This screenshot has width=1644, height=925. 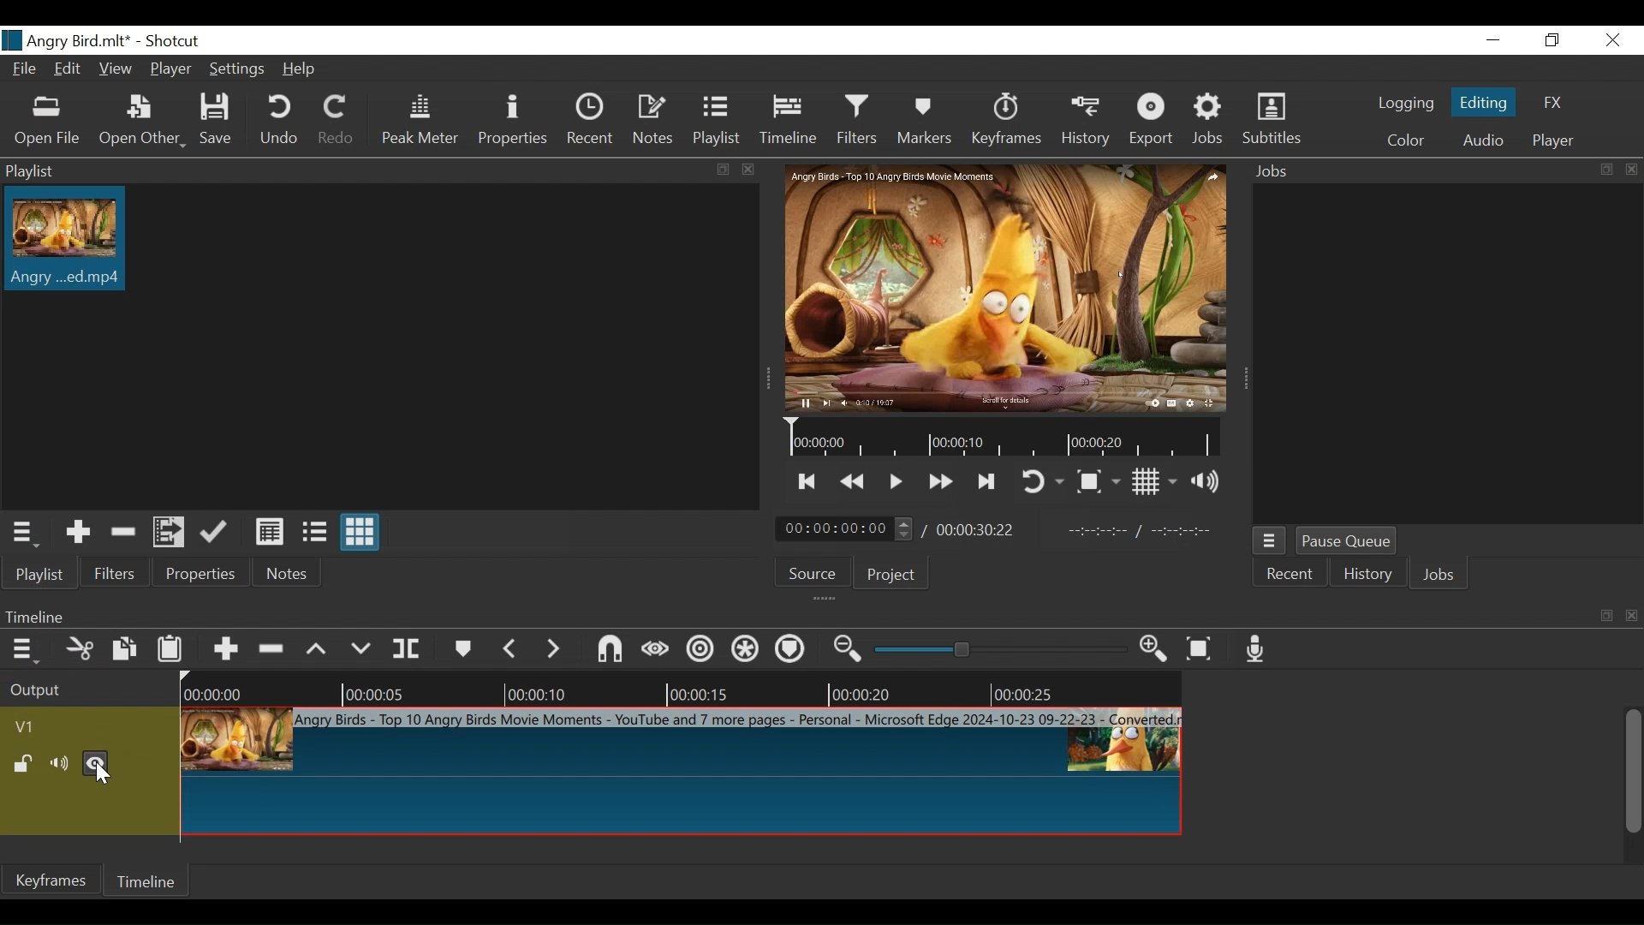 I want to click on Ripple, so click(x=700, y=649).